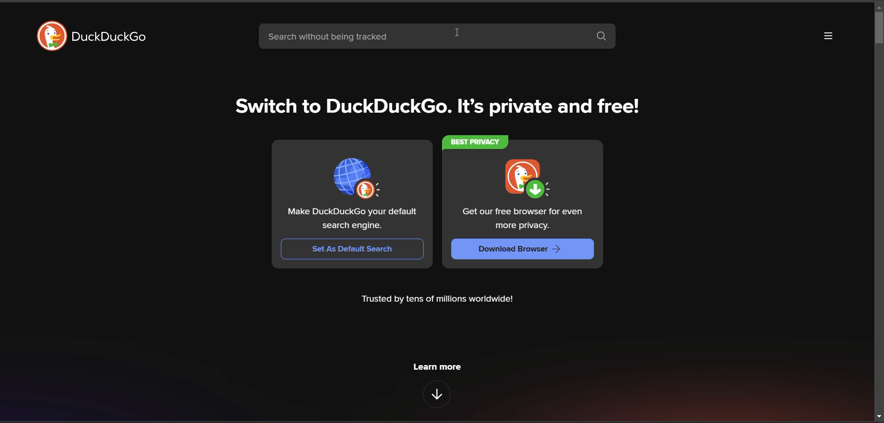  I want to click on download browser, so click(517, 250).